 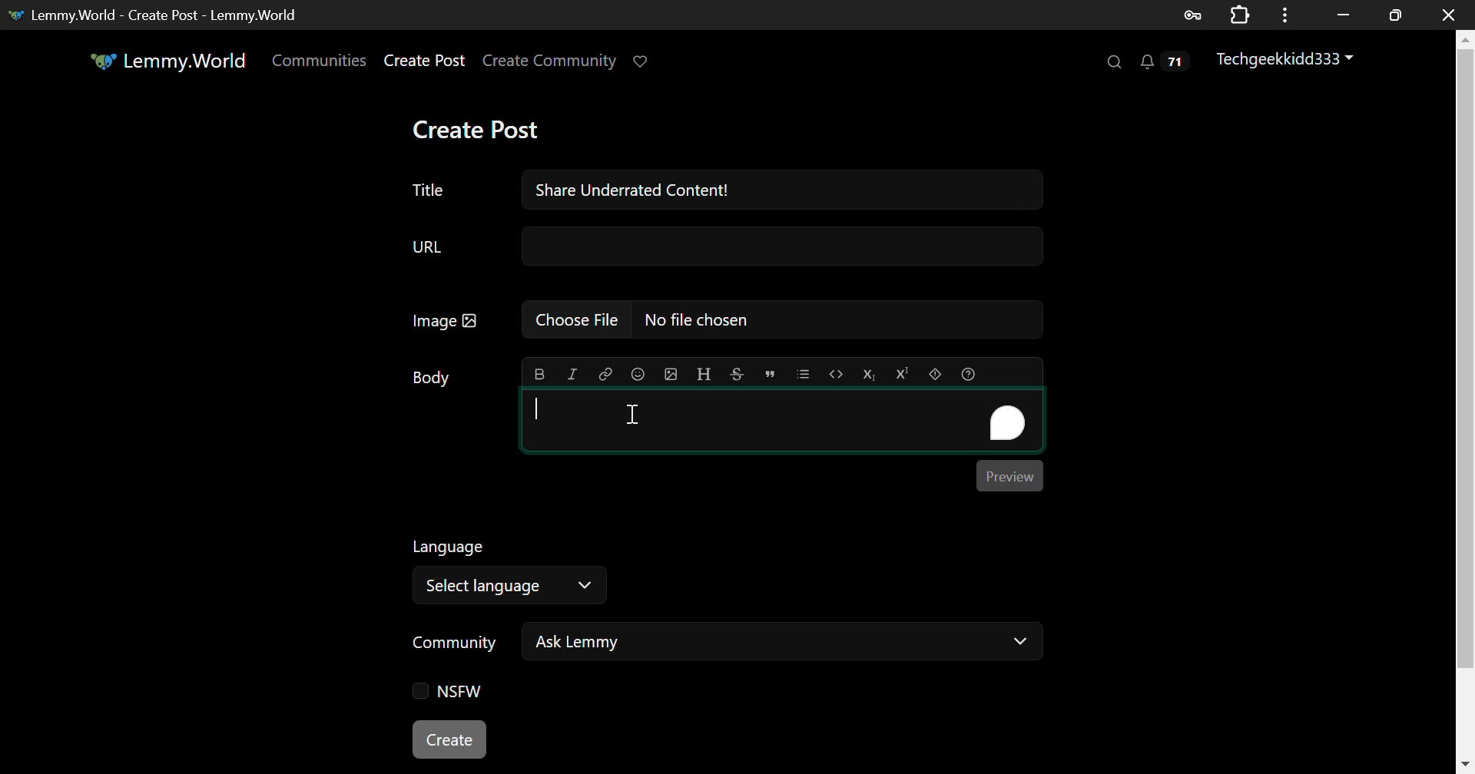 I want to click on Formatting Help, so click(x=967, y=374).